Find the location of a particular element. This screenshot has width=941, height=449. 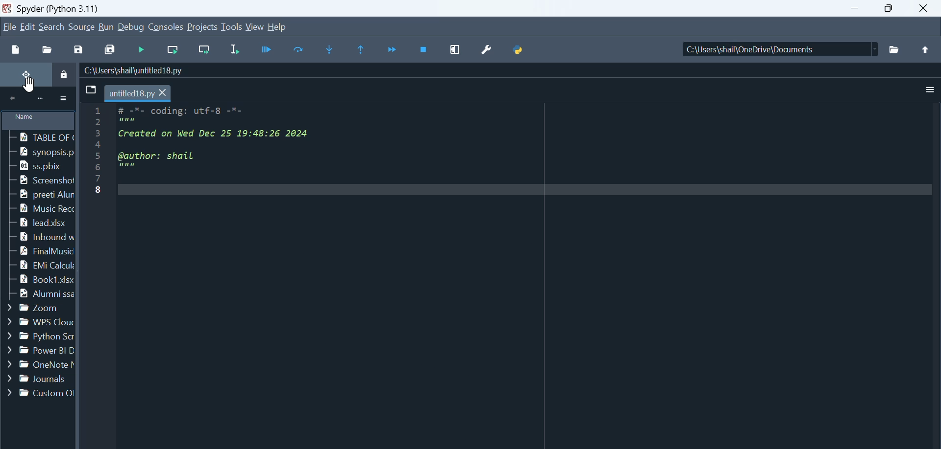

search tabs is located at coordinates (90, 90).